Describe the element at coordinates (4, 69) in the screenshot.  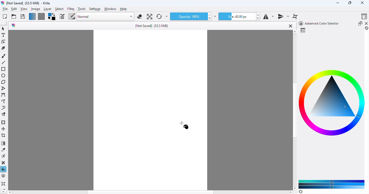
I see `rectangle tool` at that location.